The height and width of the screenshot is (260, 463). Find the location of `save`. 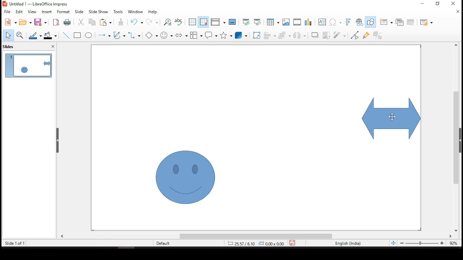

save is located at coordinates (42, 22).